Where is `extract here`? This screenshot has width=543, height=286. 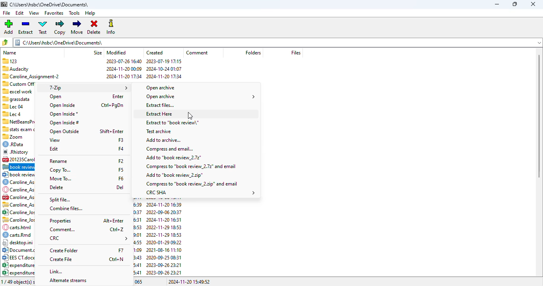
extract here is located at coordinates (160, 114).